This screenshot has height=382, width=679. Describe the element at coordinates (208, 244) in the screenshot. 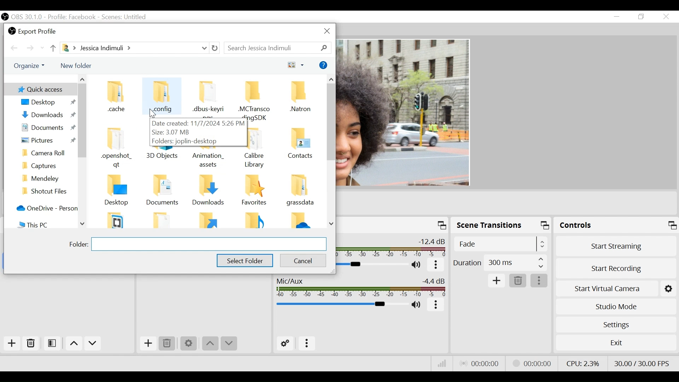

I see `Folder Field` at that location.